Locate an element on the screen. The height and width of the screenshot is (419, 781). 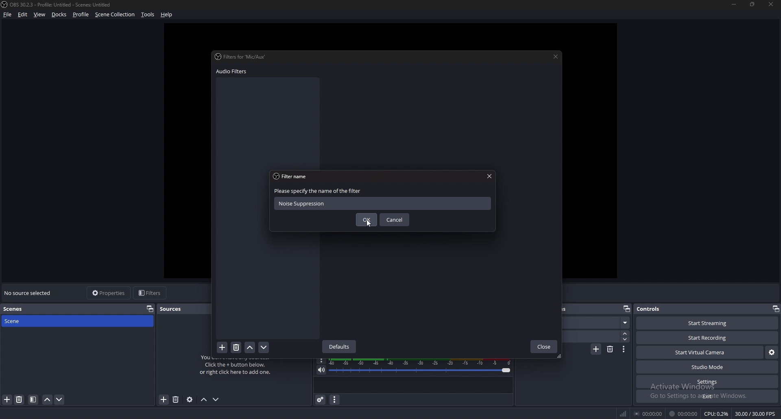
move source up is located at coordinates (204, 400).